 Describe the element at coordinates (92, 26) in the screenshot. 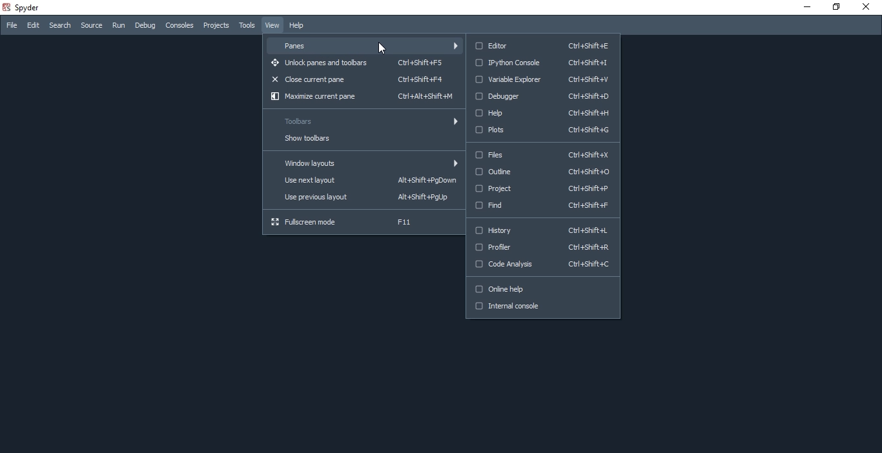

I see `source` at that location.